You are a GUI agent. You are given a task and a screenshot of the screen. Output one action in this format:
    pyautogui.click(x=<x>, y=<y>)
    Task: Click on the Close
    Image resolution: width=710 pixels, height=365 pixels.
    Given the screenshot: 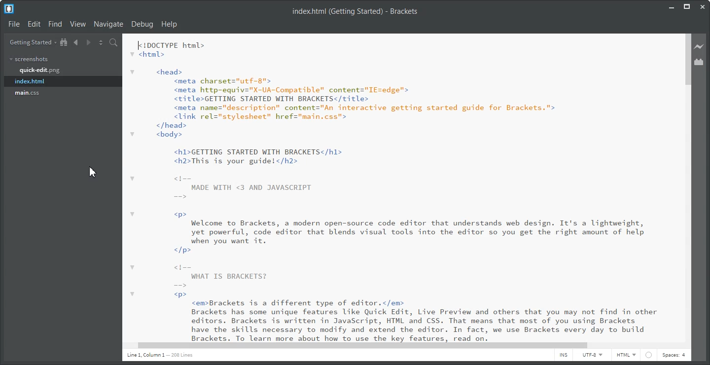 What is the action you would take?
    pyautogui.click(x=703, y=6)
    